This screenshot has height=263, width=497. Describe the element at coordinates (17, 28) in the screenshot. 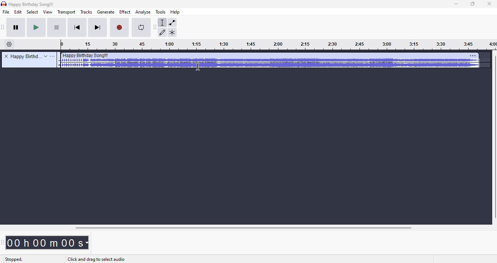

I see `pause` at that location.